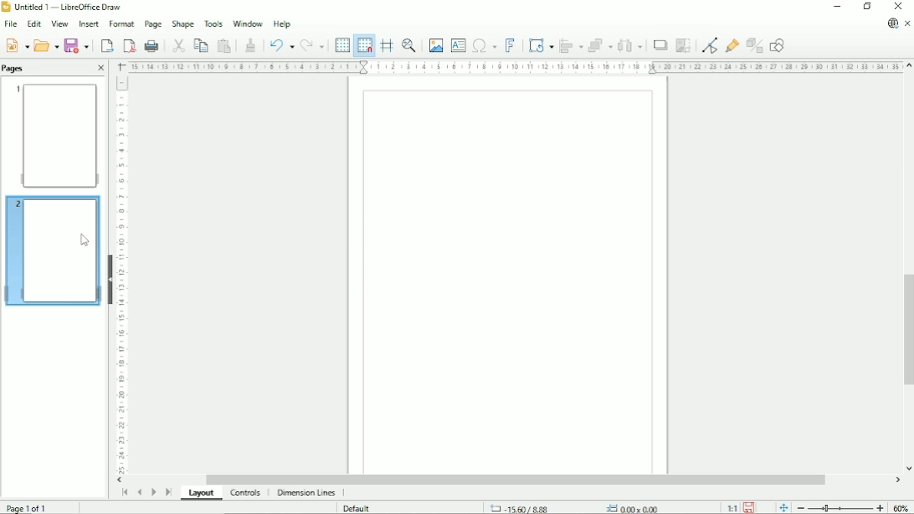 This screenshot has height=514, width=914. What do you see at coordinates (363, 45) in the screenshot?
I see `Snap to grid` at bounding box center [363, 45].